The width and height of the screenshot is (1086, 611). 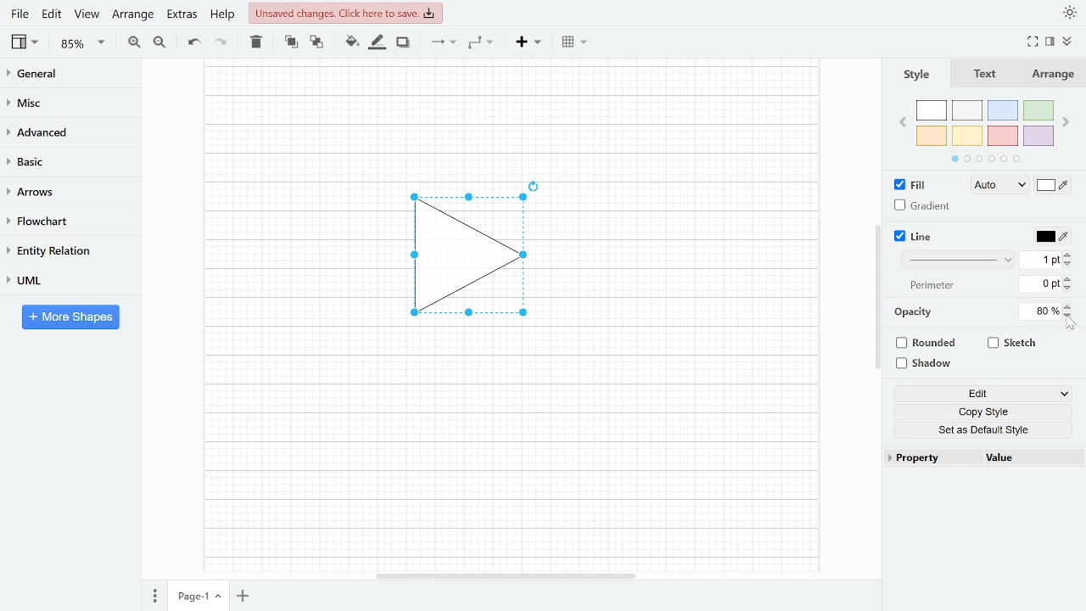 What do you see at coordinates (154, 597) in the screenshot?
I see `Pages` at bounding box center [154, 597].